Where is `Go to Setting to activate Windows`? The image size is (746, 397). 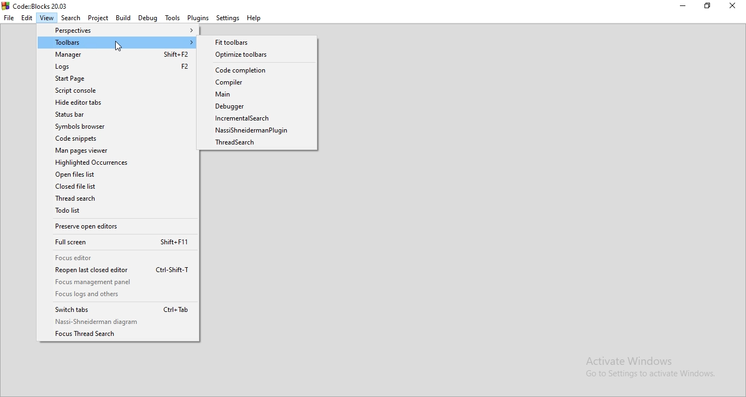
Go to Setting to activate Windows is located at coordinates (649, 375).